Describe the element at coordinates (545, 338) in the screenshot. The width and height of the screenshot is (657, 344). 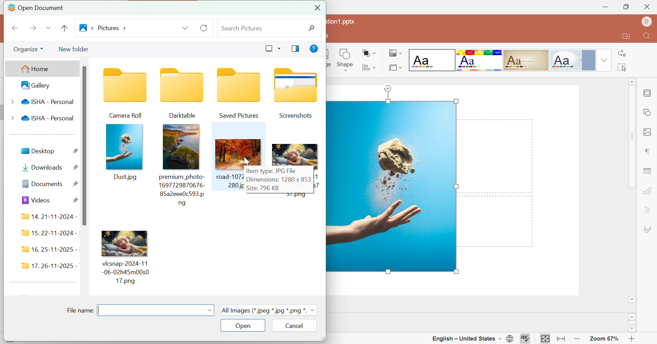
I see `Fit to slide` at that location.